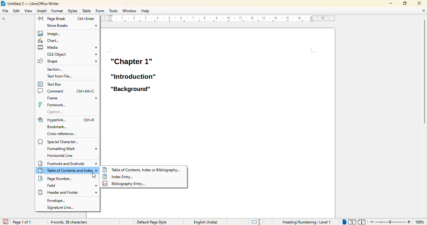 The height and width of the screenshot is (225, 427). Describe the element at coordinates (130, 11) in the screenshot. I see `window` at that location.